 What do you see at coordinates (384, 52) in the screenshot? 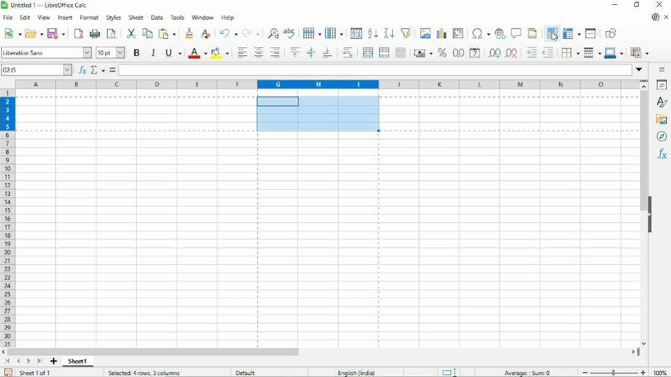
I see `Merge cells` at bounding box center [384, 52].